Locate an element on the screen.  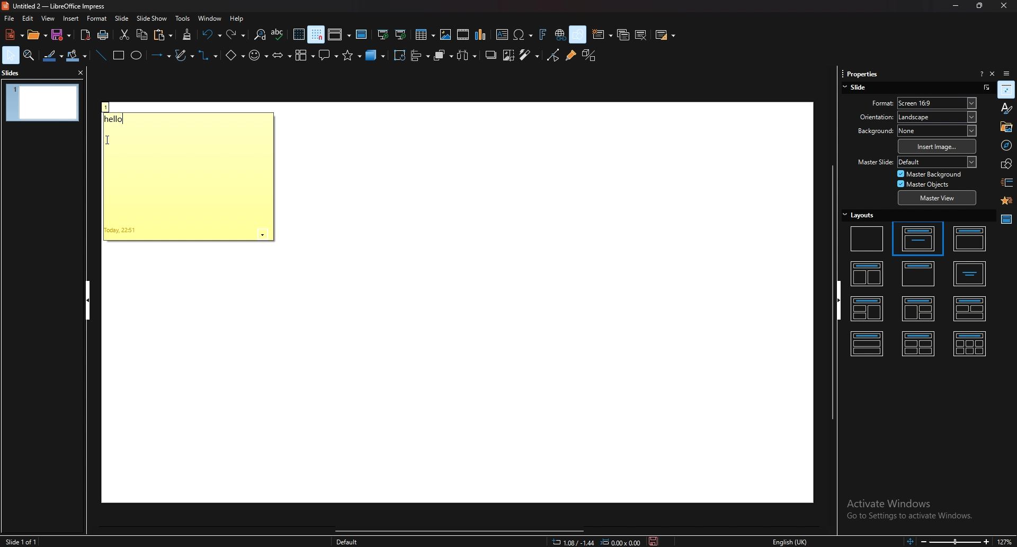
symbol shapes is located at coordinates (259, 55).